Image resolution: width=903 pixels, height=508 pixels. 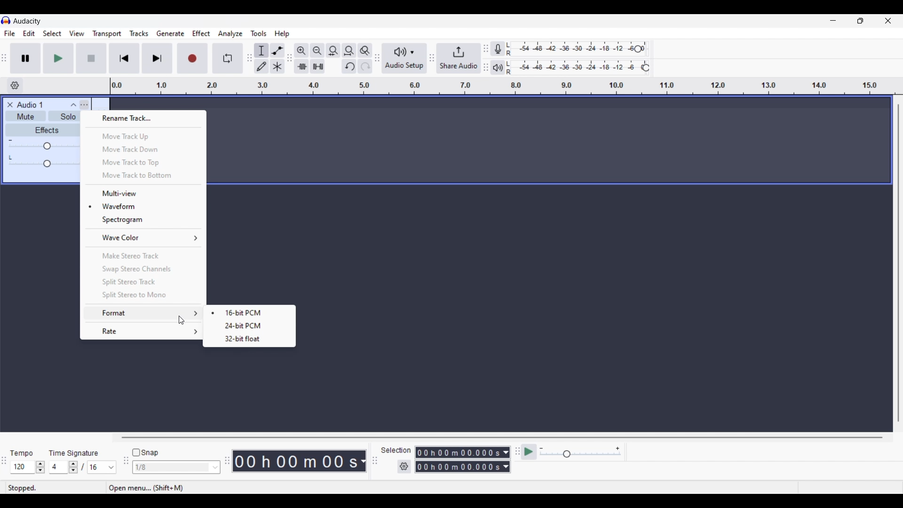 What do you see at coordinates (59, 468) in the screenshot?
I see `Selected time signature` at bounding box center [59, 468].